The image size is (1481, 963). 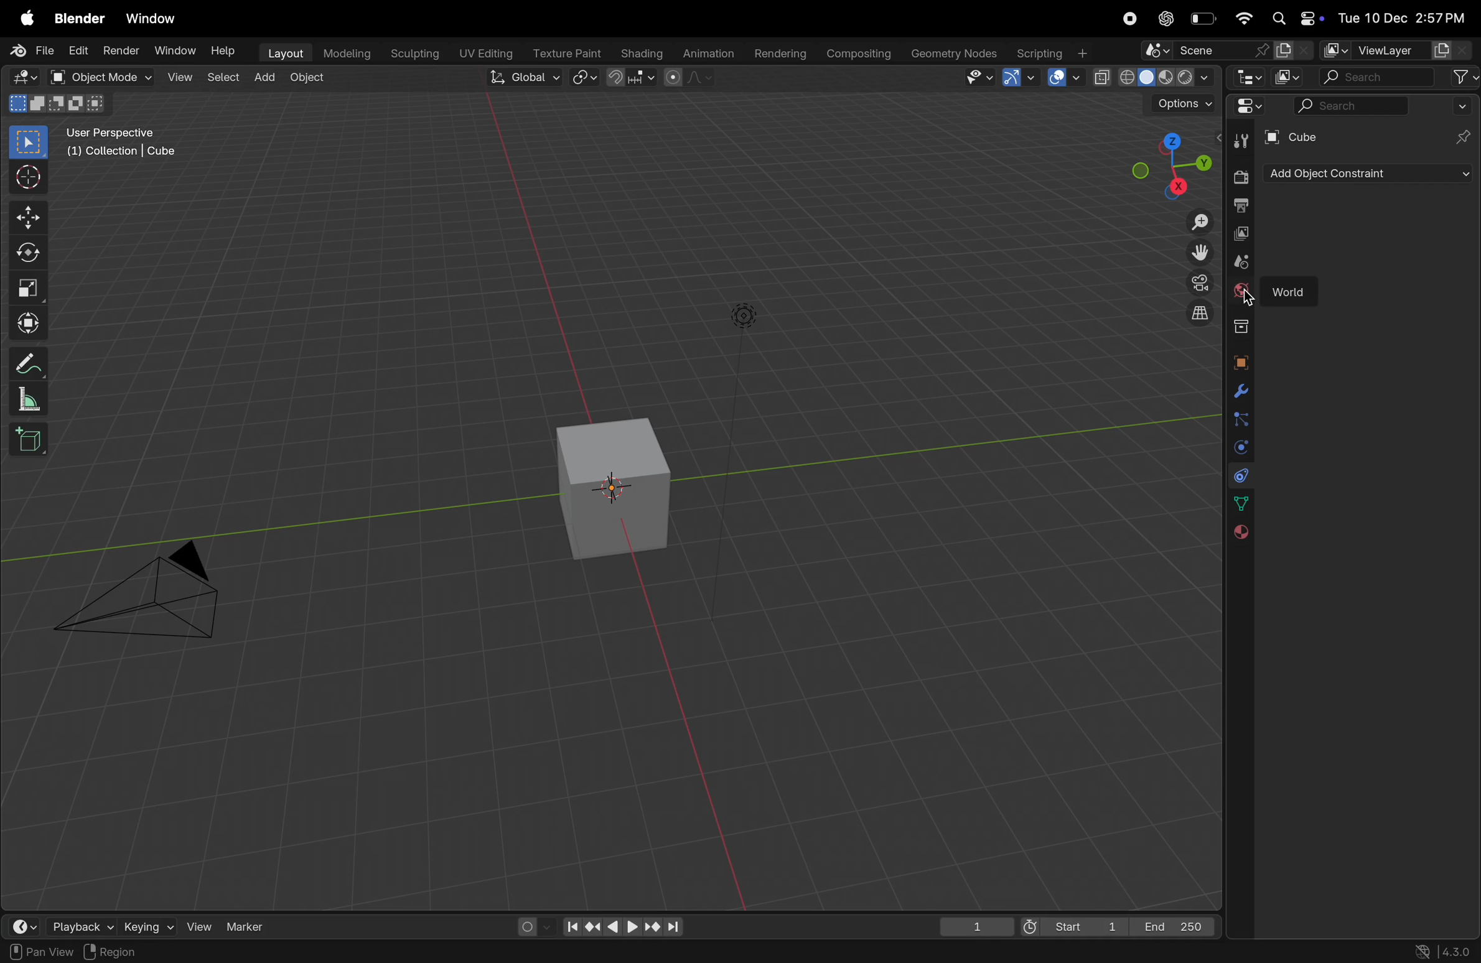 I want to click on view, so click(x=178, y=77).